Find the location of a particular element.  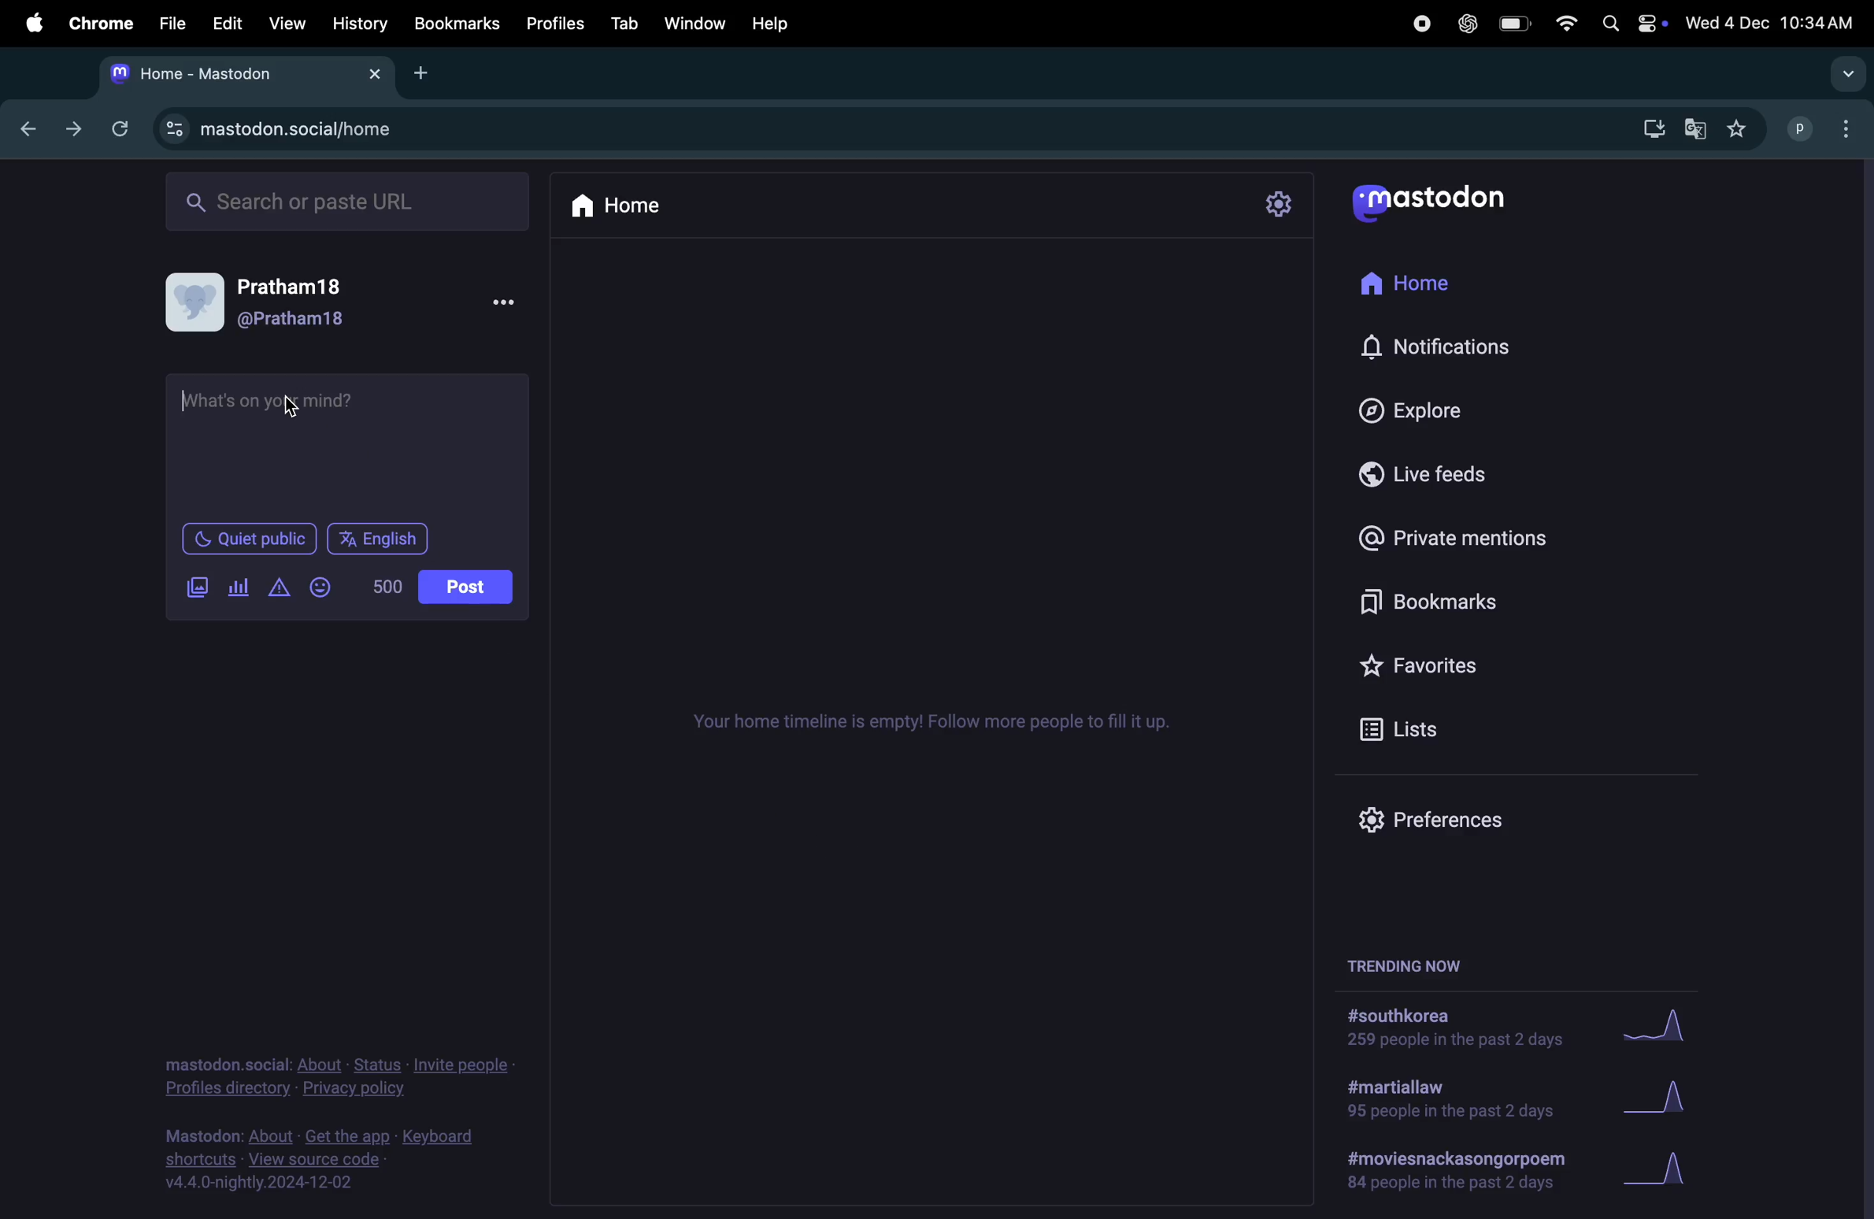

Home is located at coordinates (628, 203).